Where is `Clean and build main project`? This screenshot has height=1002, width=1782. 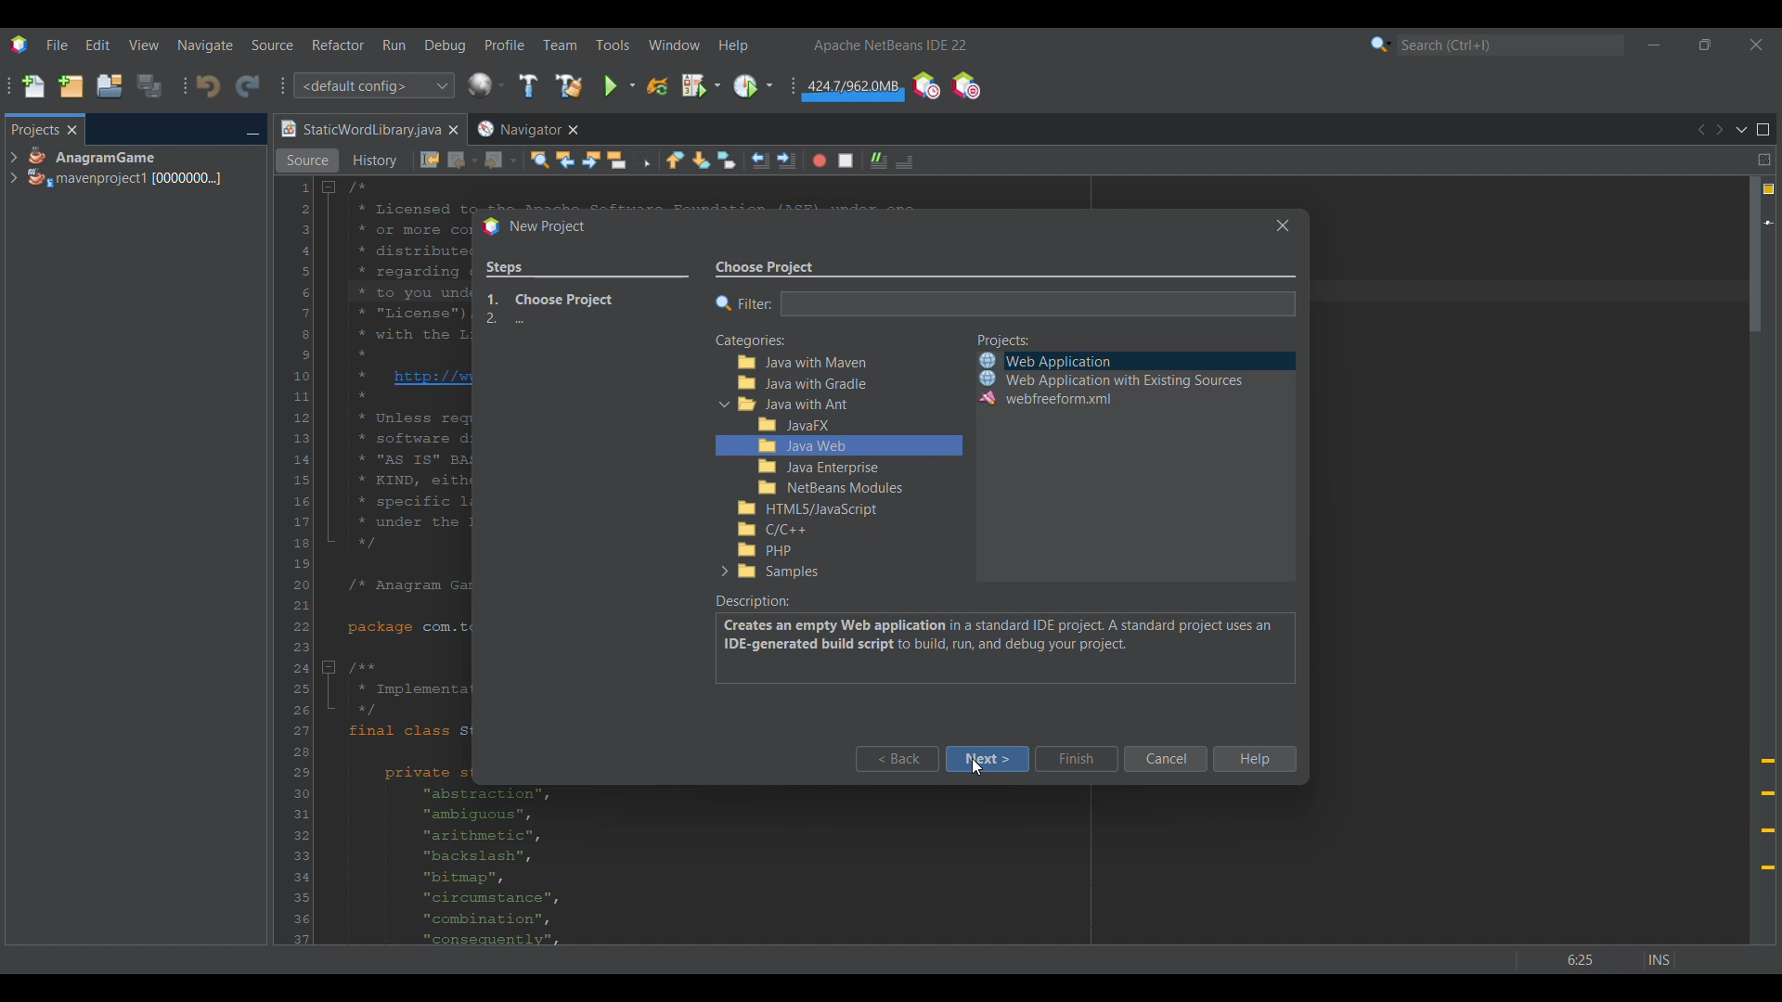 Clean and build main project is located at coordinates (568, 85).